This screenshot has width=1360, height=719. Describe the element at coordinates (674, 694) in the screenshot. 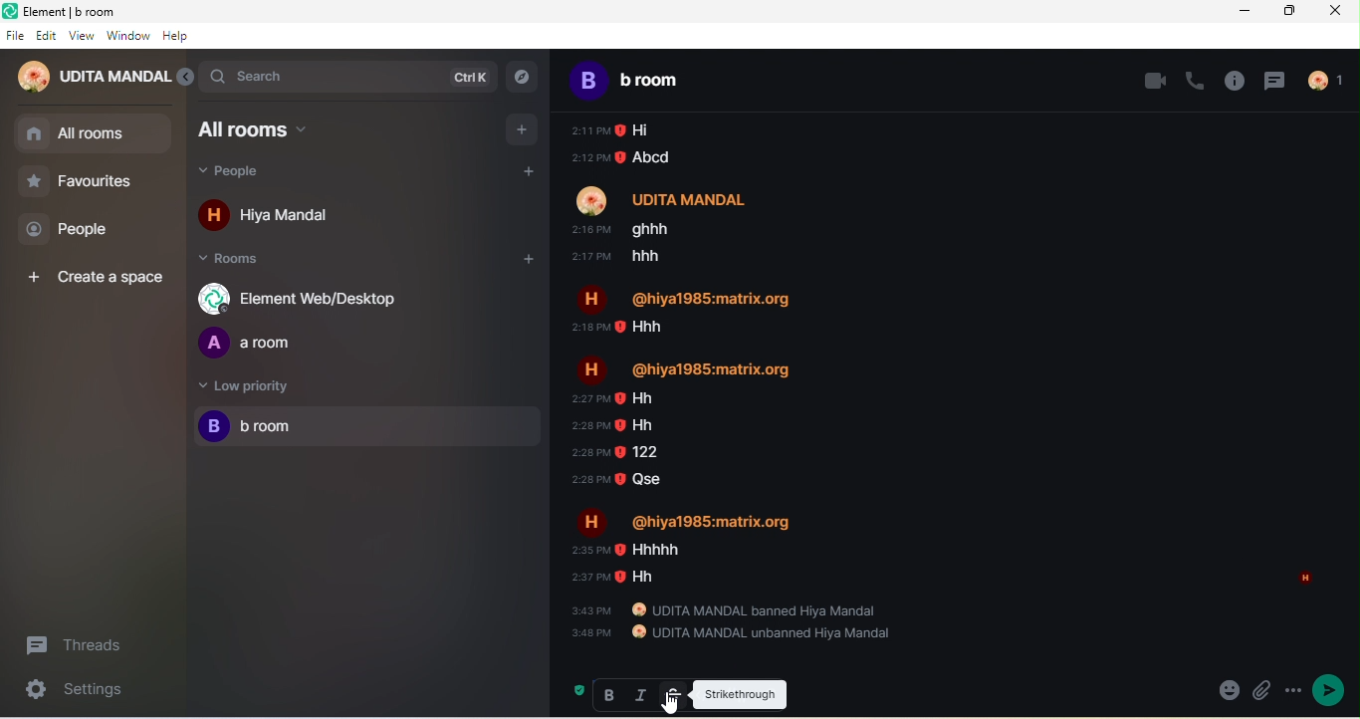

I see `strikethrough` at that location.